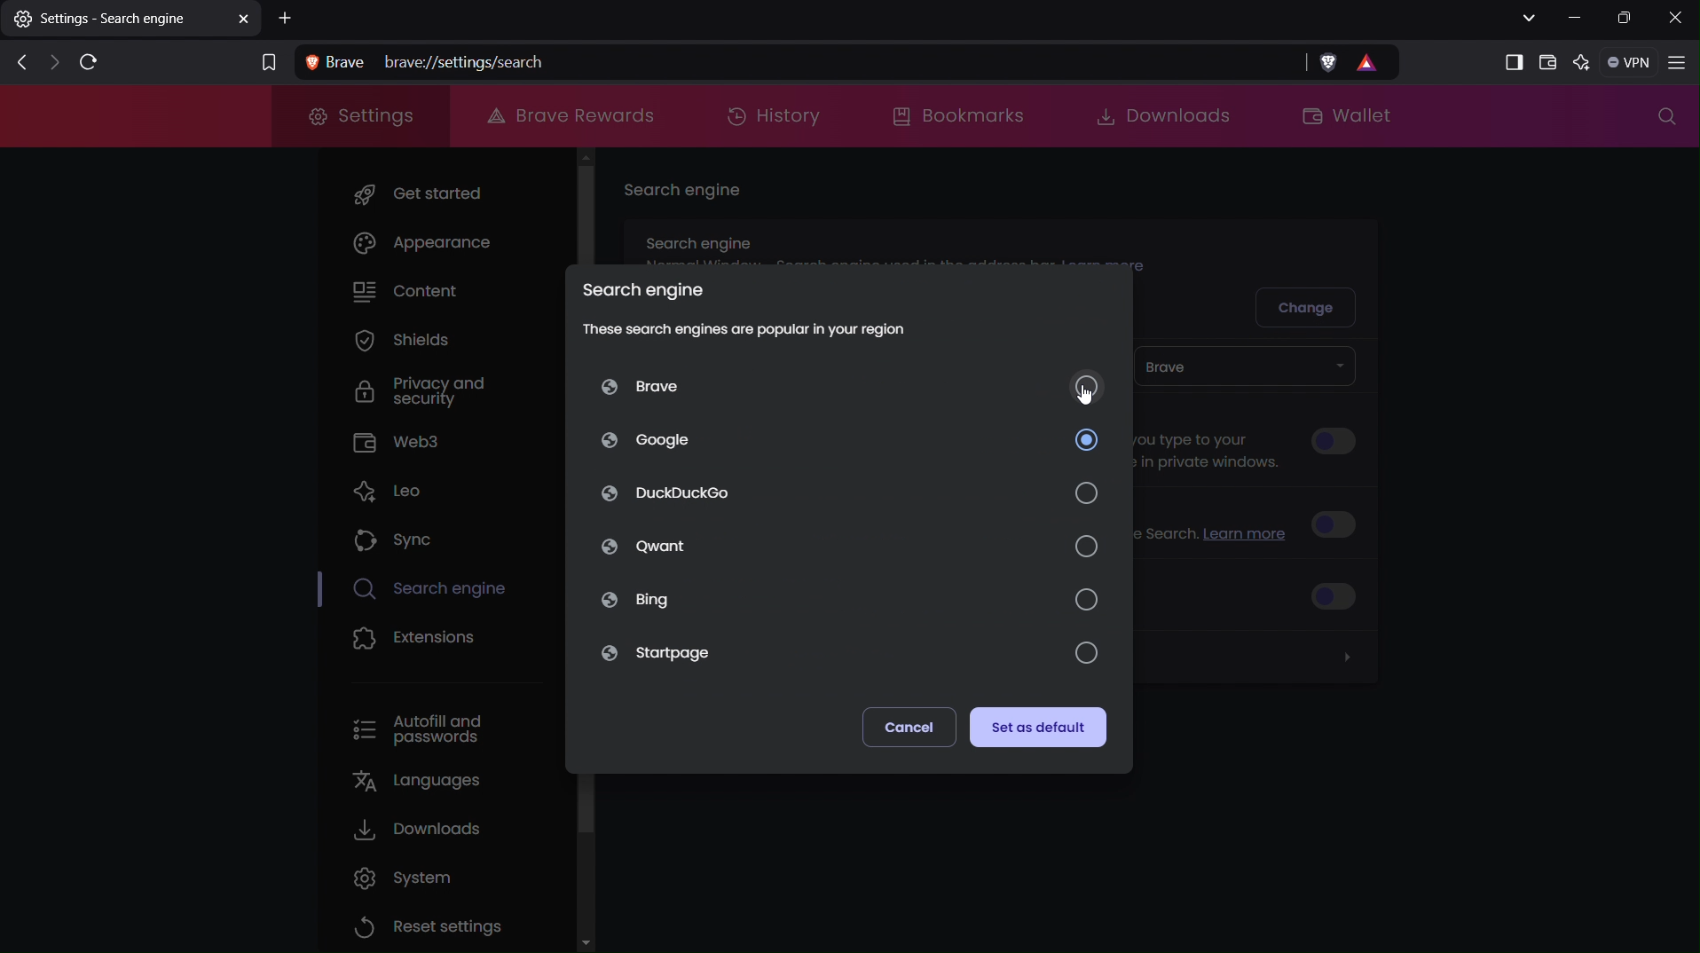 The height and width of the screenshot is (953, 1700). What do you see at coordinates (359, 116) in the screenshot?
I see `Settings` at bounding box center [359, 116].